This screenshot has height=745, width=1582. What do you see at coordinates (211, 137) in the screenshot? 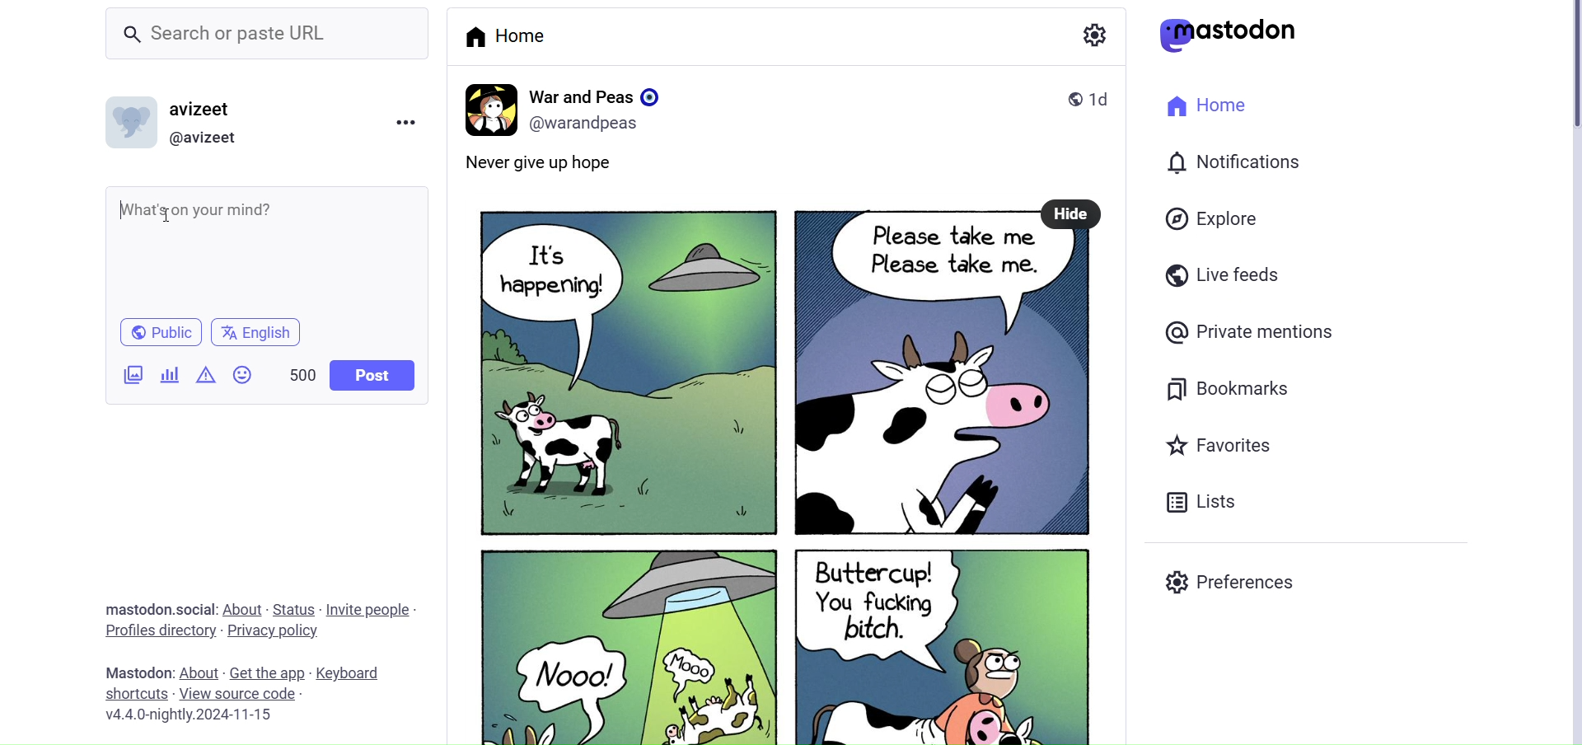
I see `@avizeet` at bounding box center [211, 137].